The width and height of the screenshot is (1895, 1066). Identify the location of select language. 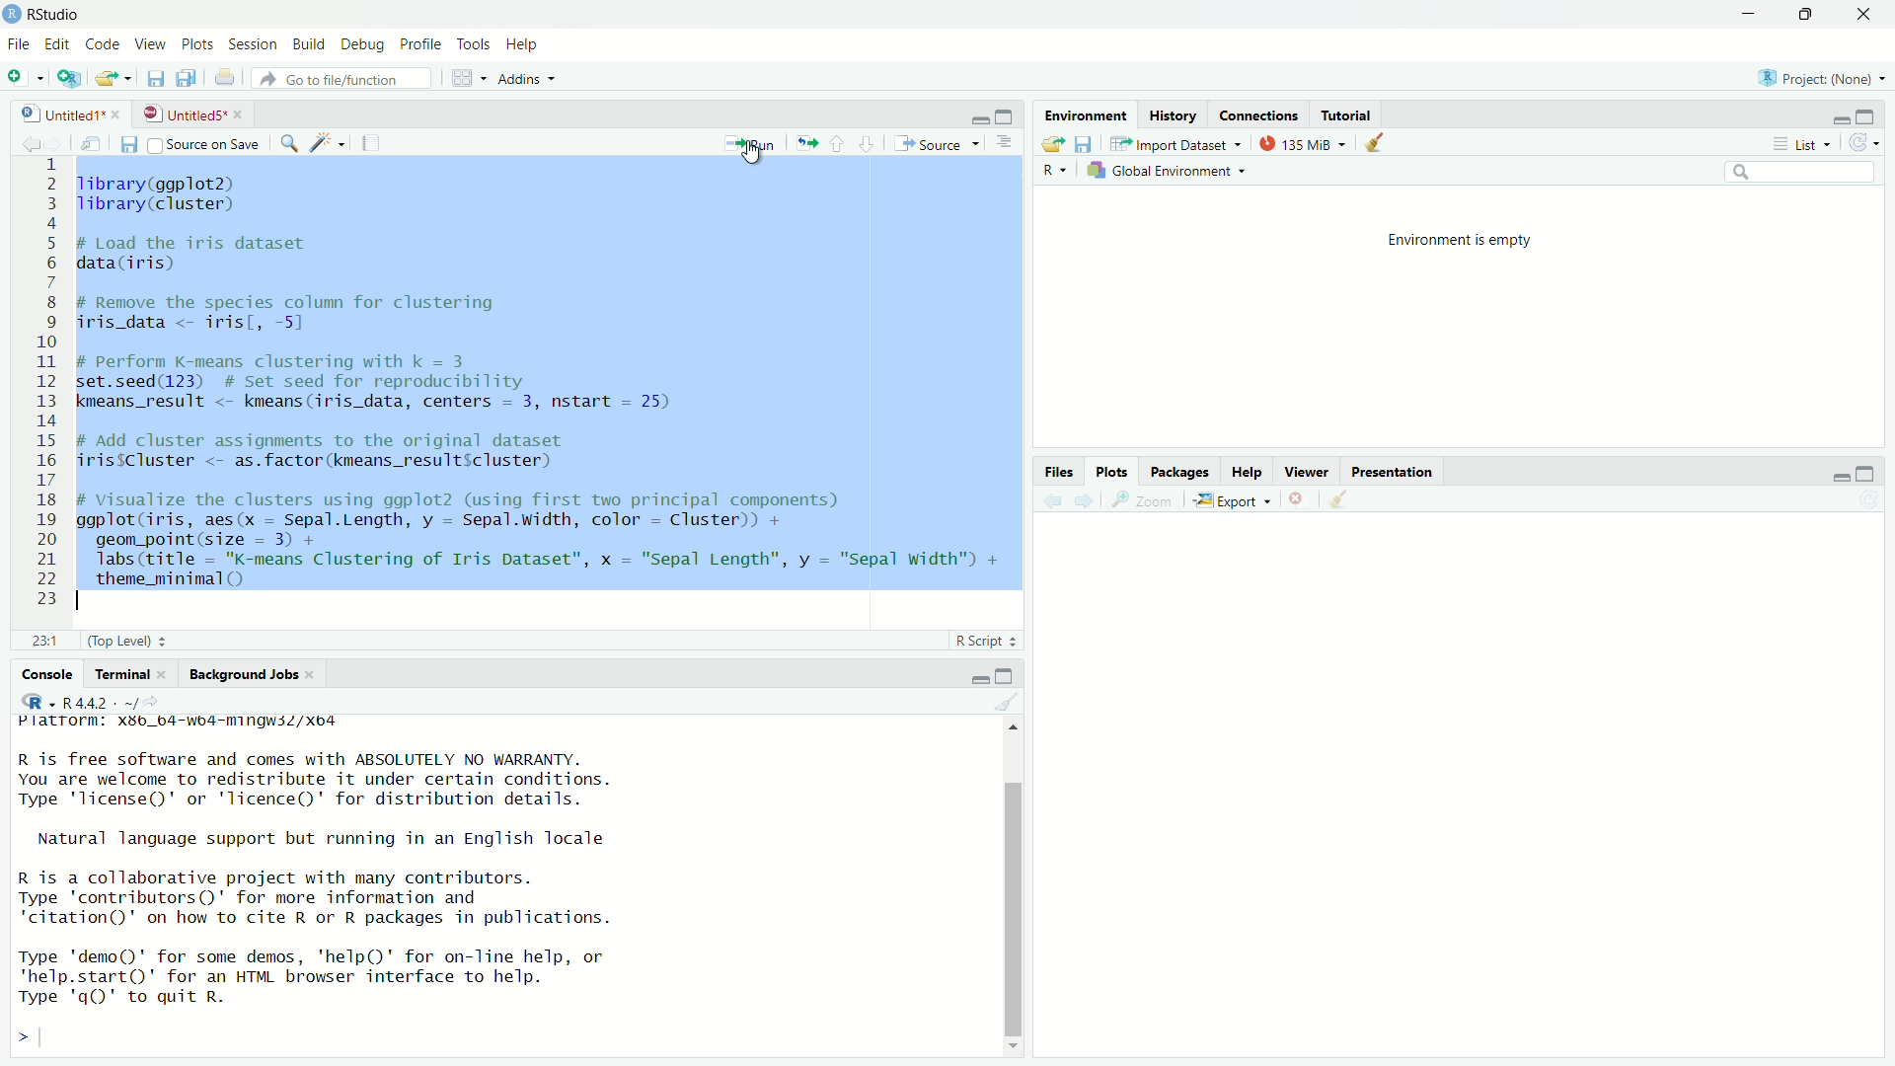
(30, 703).